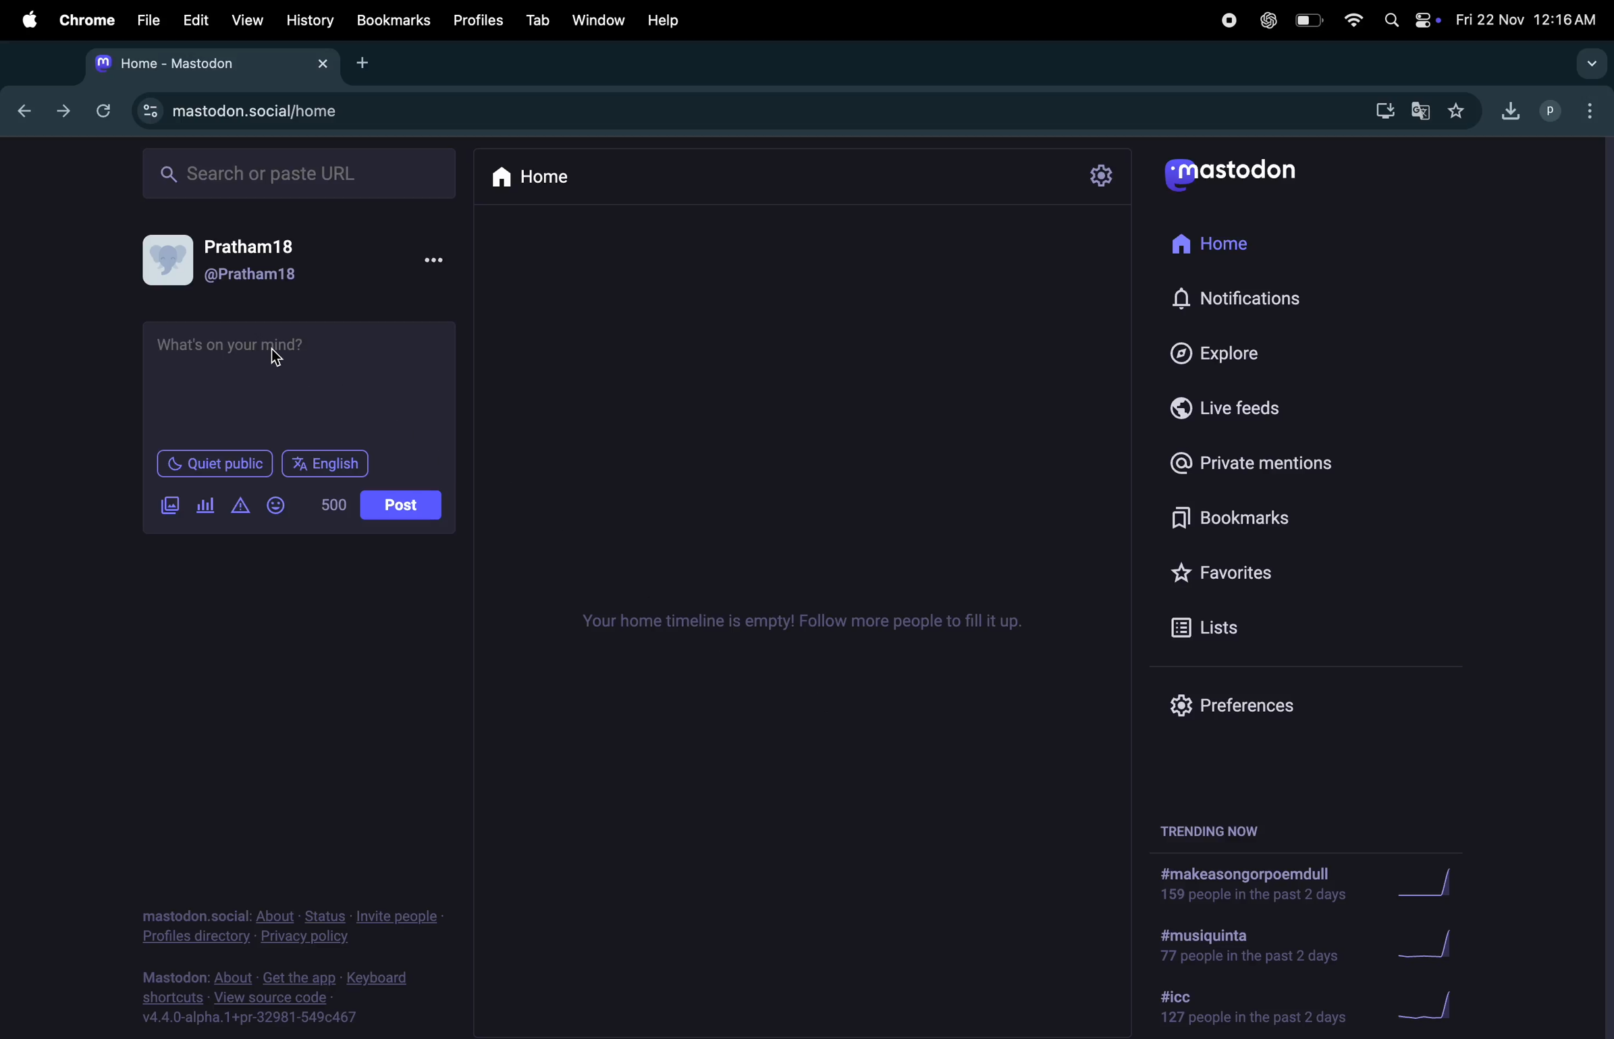  I want to click on graph, so click(1418, 882).